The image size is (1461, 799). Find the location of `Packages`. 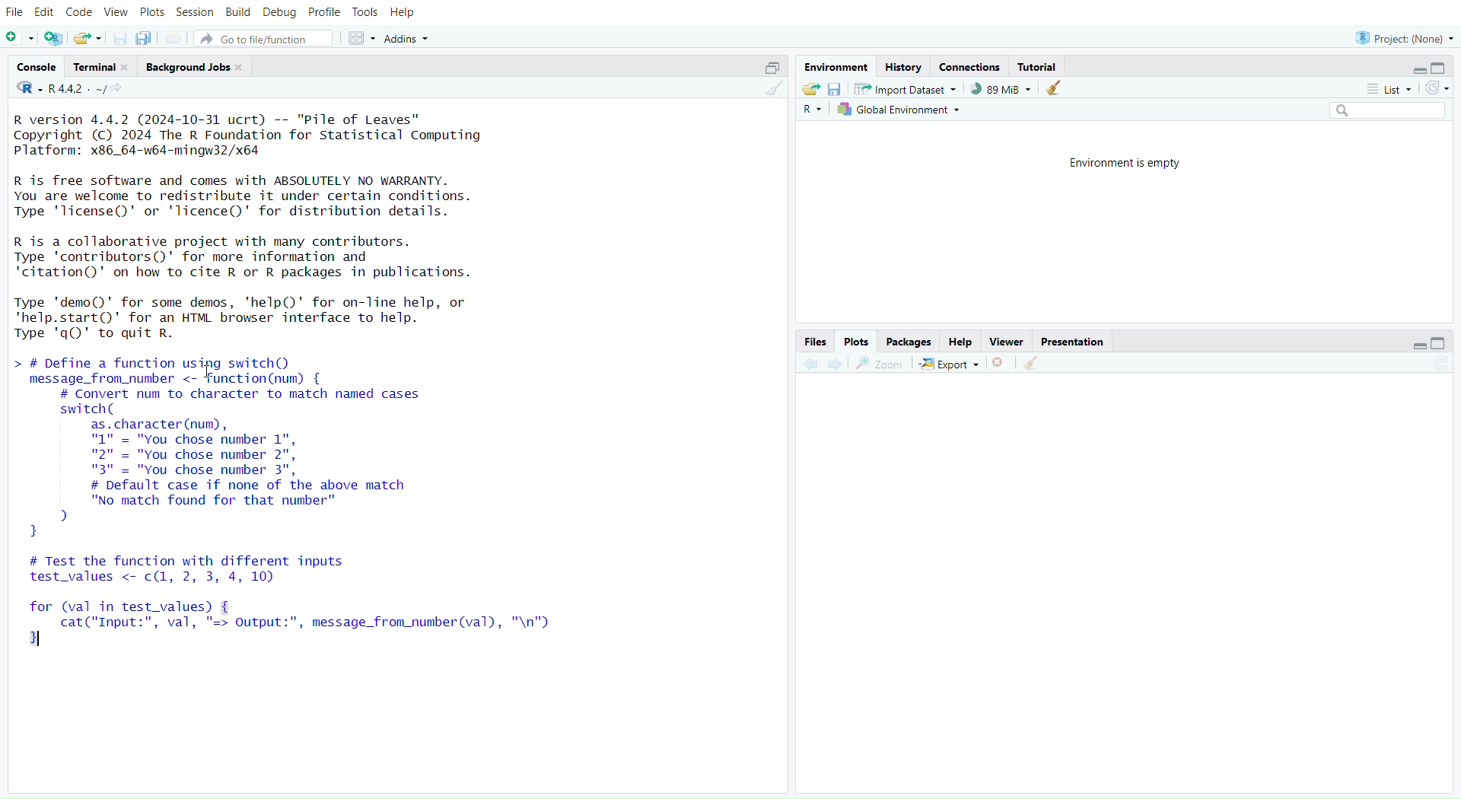

Packages is located at coordinates (910, 339).